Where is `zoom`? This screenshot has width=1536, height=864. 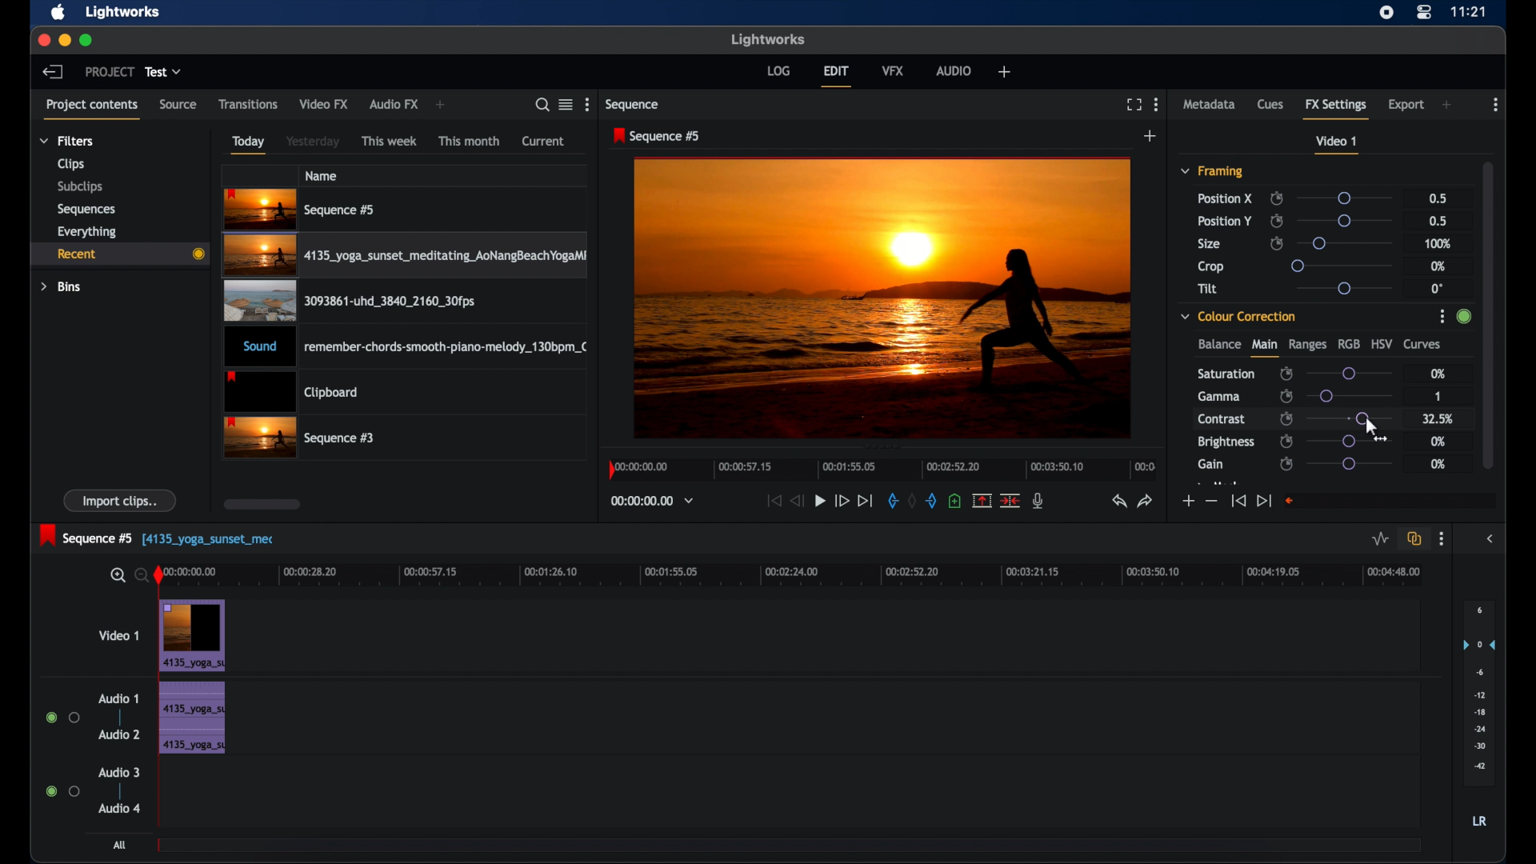 zoom is located at coordinates (125, 576).